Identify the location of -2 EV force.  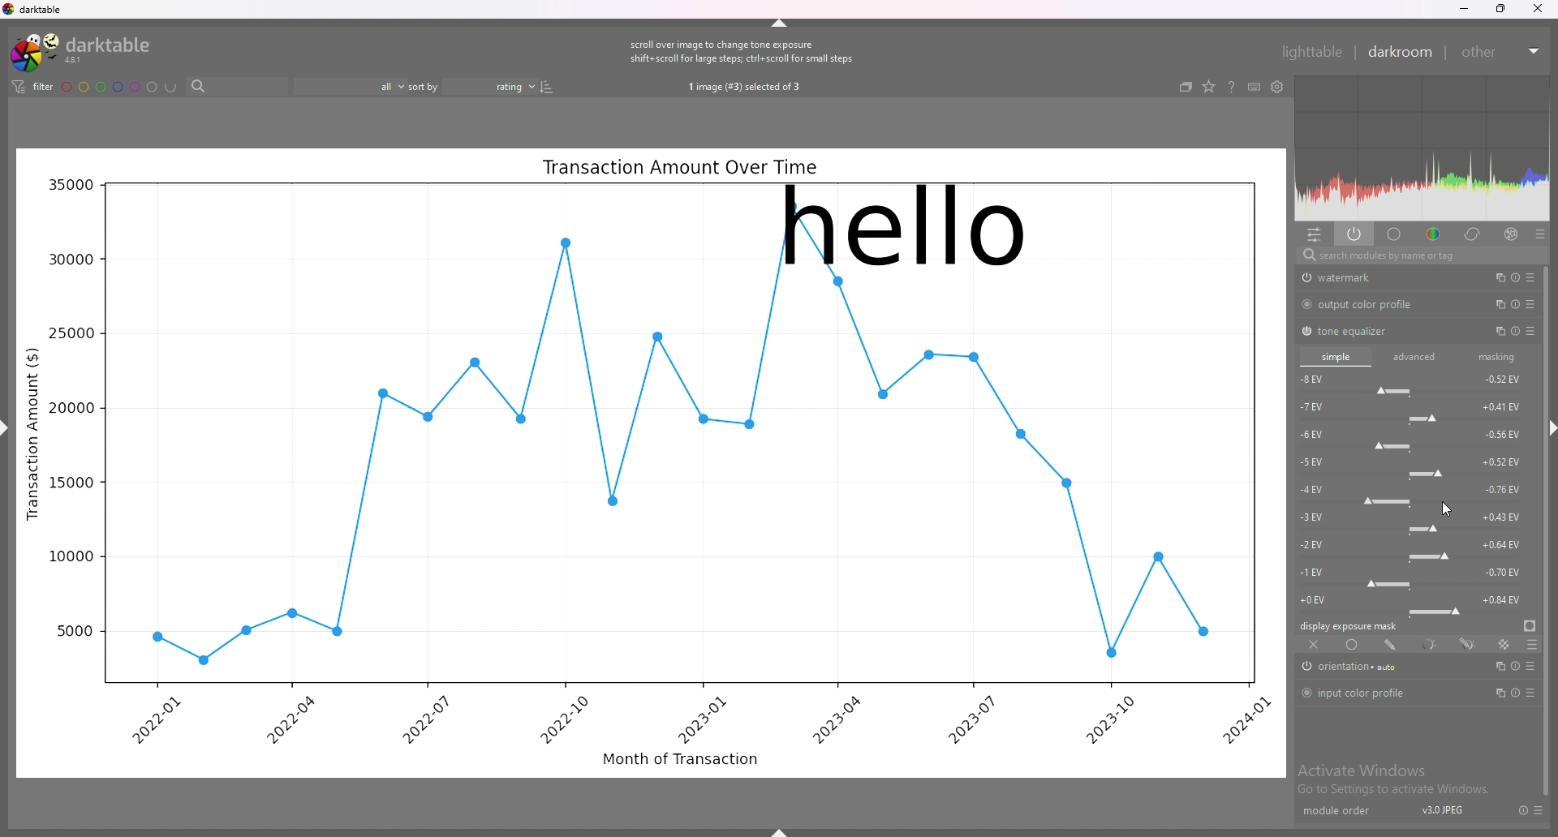
(1415, 548).